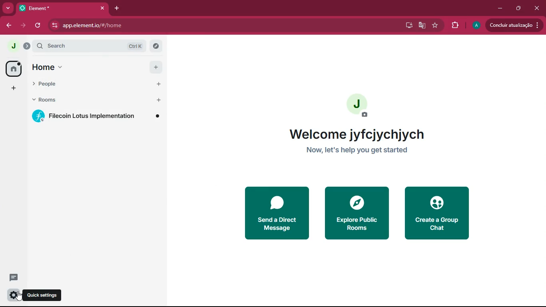 The width and height of the screenshot is (546, 307). I want to click on add, so click(12, 89).